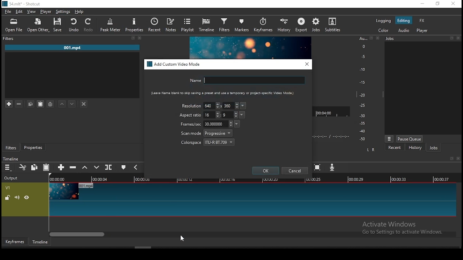 The height and width of the screenshot is (260, 463). What do you see at coordinates (33, 146) in the screenshot?
I see `properties` at bounding box center [33, 146].